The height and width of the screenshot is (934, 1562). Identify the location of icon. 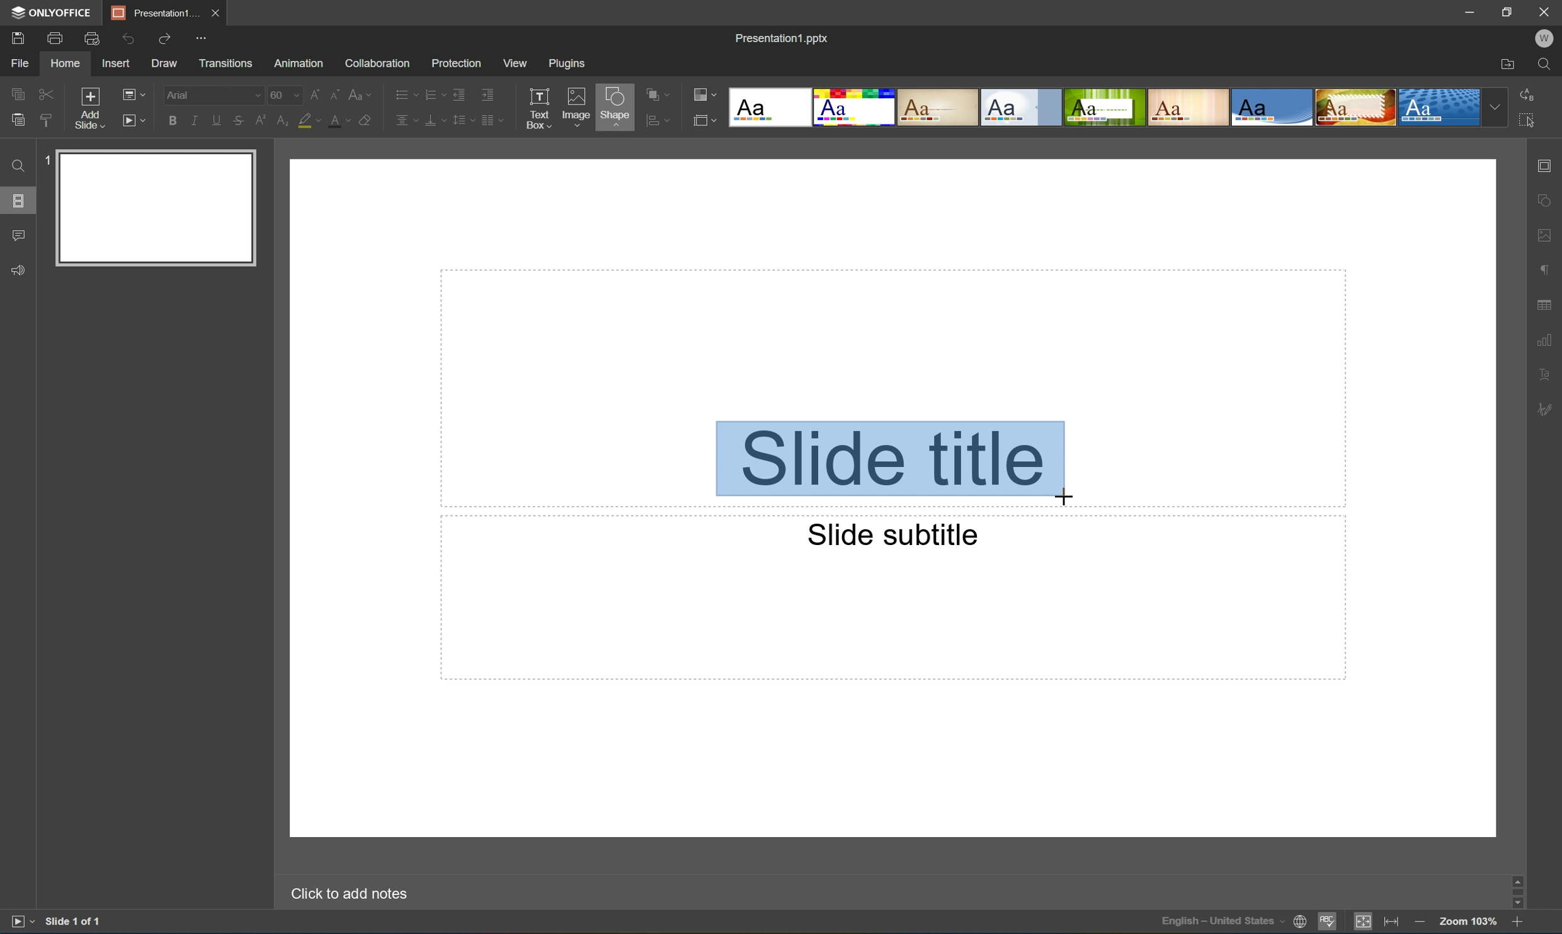
(651, 119).